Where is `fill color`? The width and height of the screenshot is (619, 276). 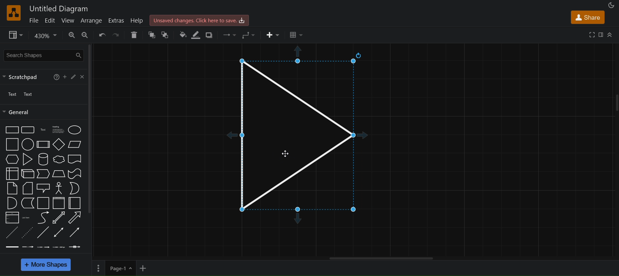 fill color is located at coordinates (182, 33).